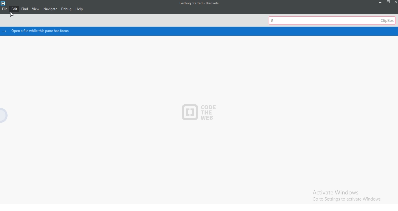 The height and width of the screenshot is (211, 398). What do you see at coordinates (333, 20) in the screenshot?
I see `clipbox` at bounding box center [333, 20].